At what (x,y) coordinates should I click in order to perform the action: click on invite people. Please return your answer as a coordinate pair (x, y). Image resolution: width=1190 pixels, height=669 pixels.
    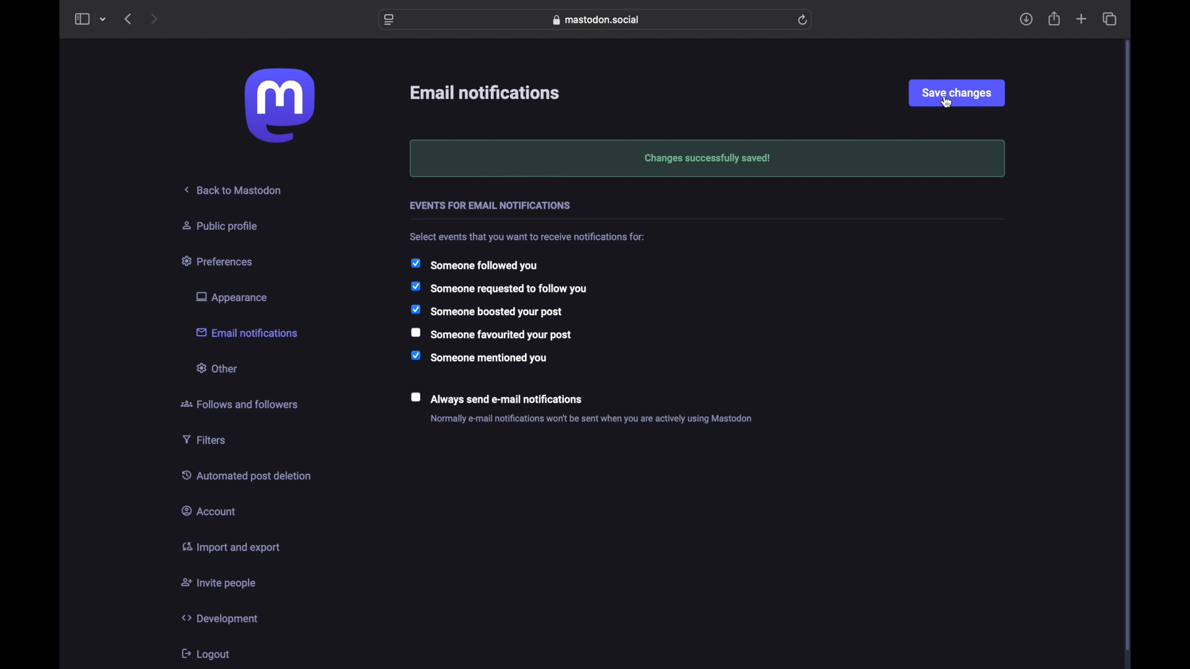
    Looking at the image, I should click on (219, 584).